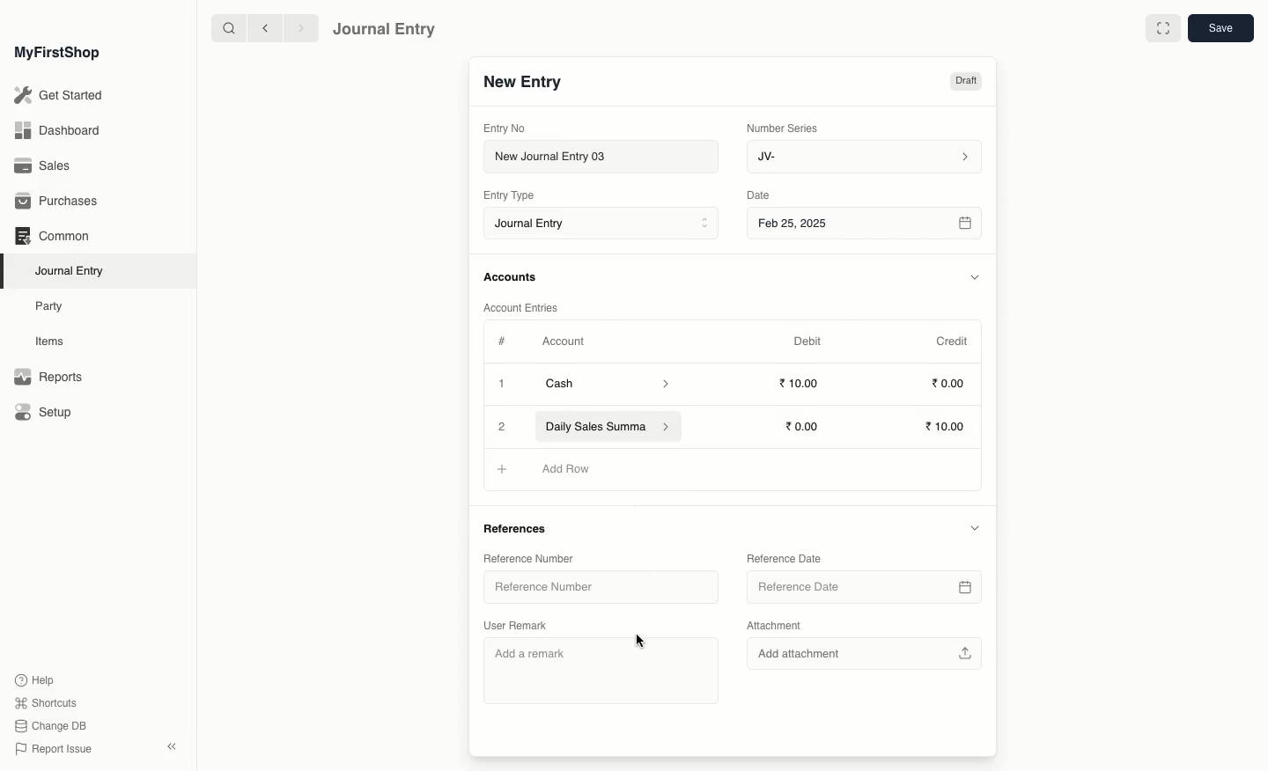  I want to click on Cash, so click(607, 384).